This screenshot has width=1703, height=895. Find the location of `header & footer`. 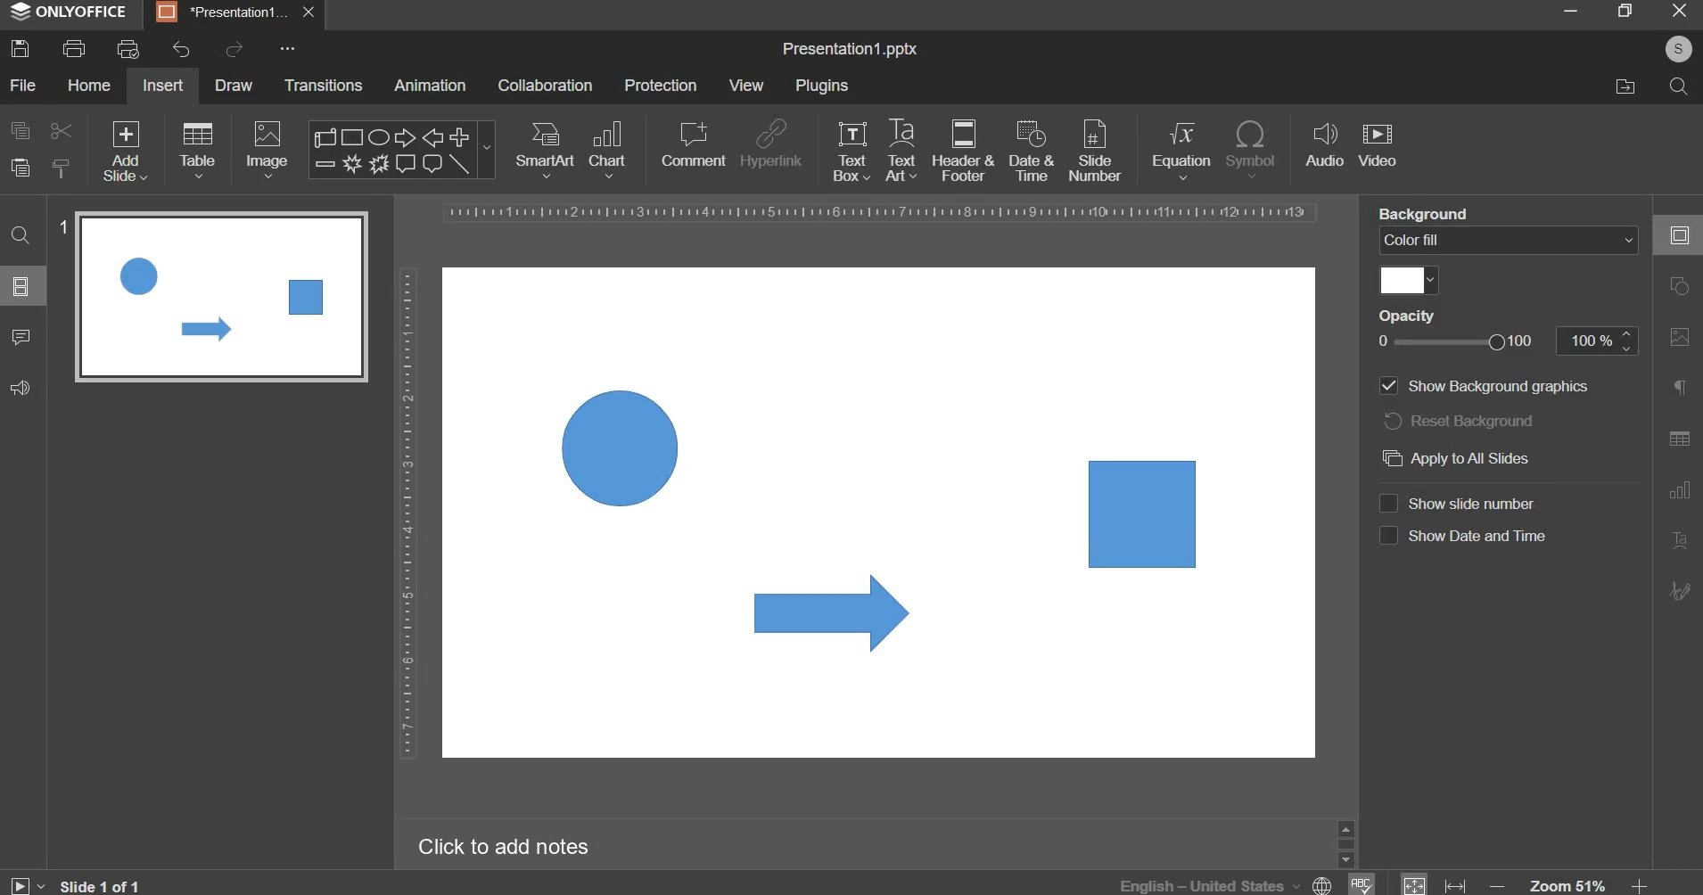

header & footer is located at coordinates (962, 150).